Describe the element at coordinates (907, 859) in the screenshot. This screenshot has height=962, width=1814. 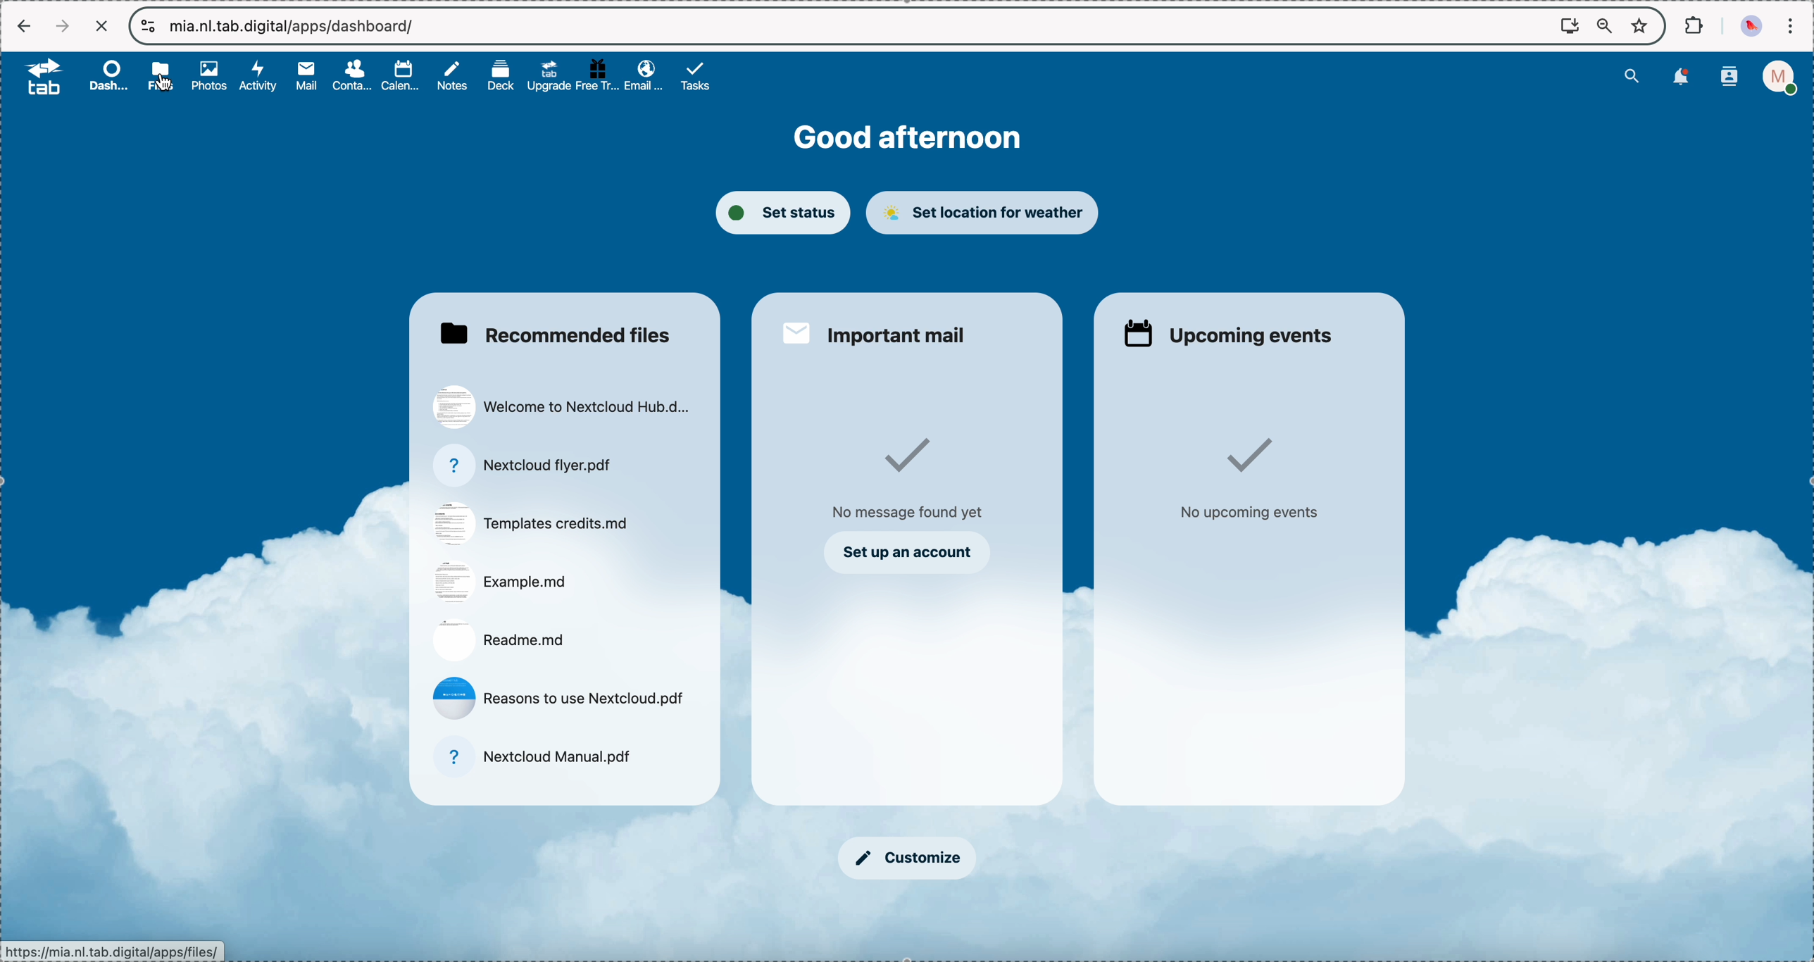
I see `customize button` at that location.